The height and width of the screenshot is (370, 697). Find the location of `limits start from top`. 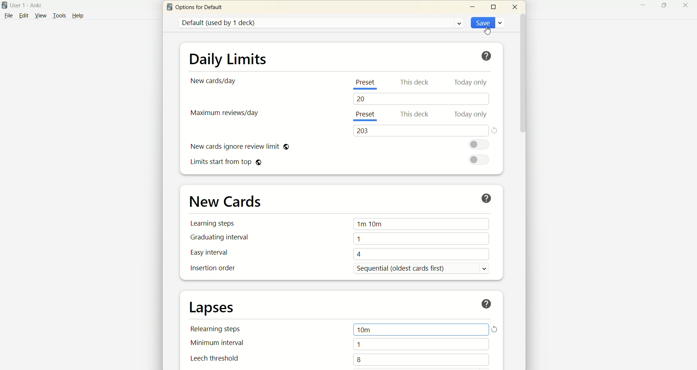

limits start from top is located at coordinates (227, 163).